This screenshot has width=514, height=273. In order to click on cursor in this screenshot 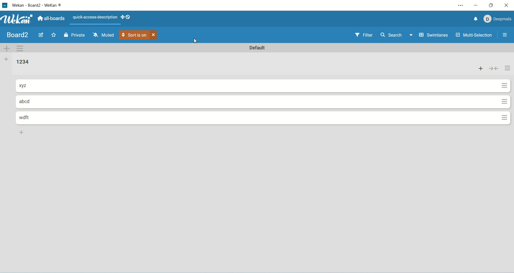, I will do `click(197, 42)`.